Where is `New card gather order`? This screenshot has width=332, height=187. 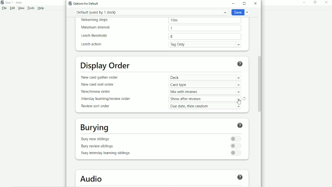
New card gather order is located at coordinates (99, 77).